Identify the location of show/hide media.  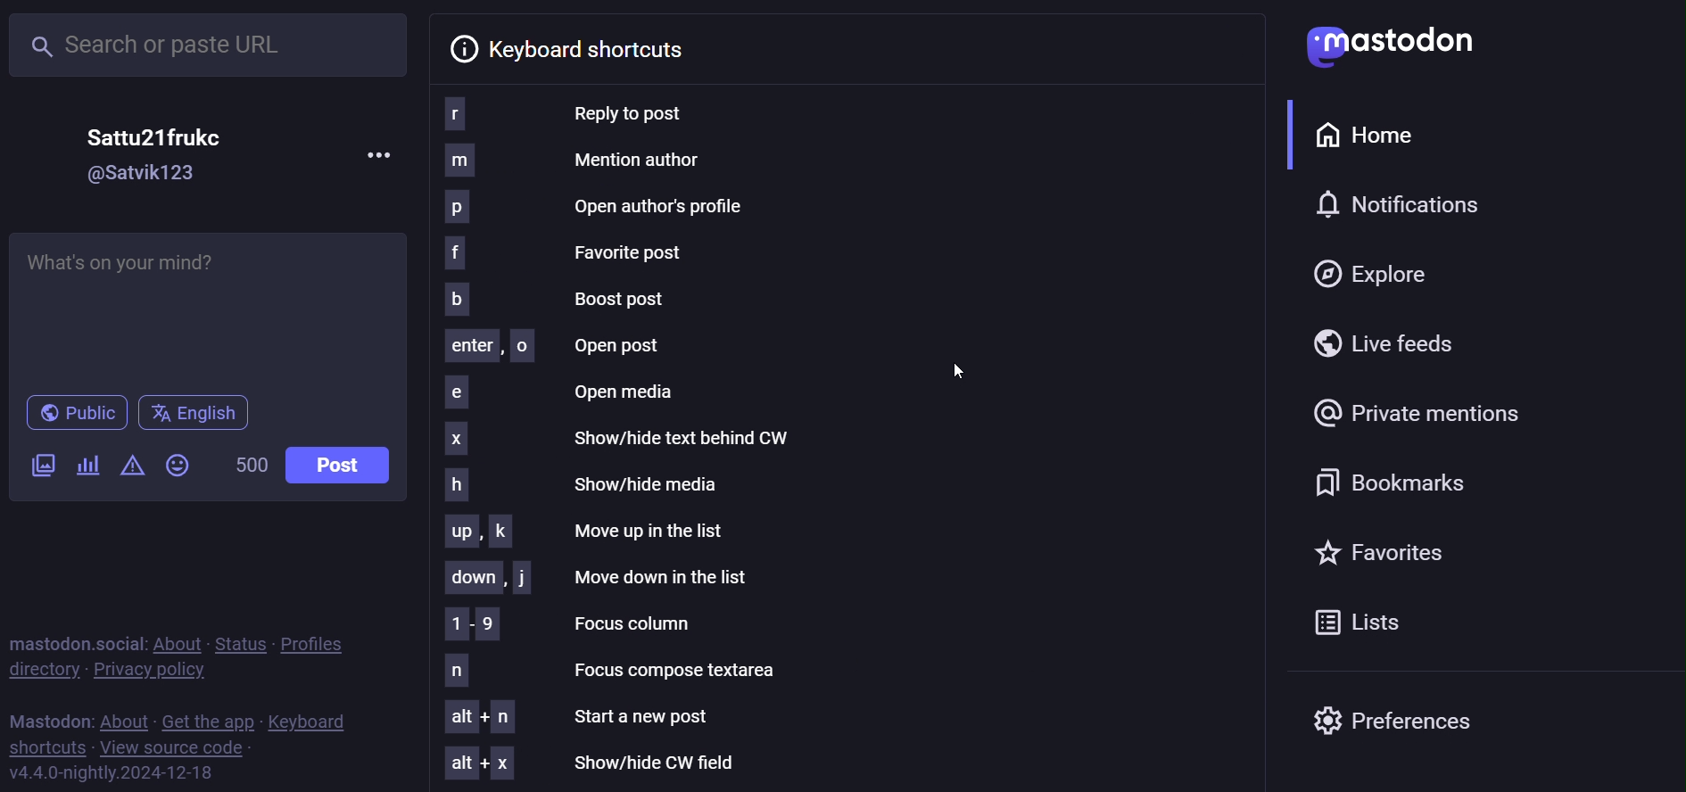
(589, 481).